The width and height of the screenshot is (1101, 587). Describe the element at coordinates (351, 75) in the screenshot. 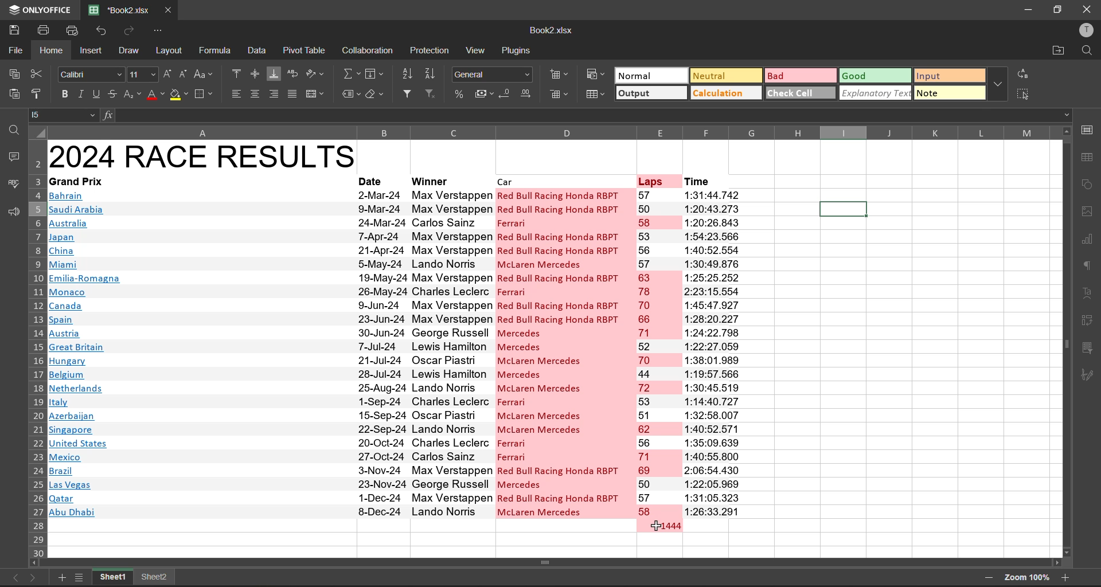

I see `summation` at that location.